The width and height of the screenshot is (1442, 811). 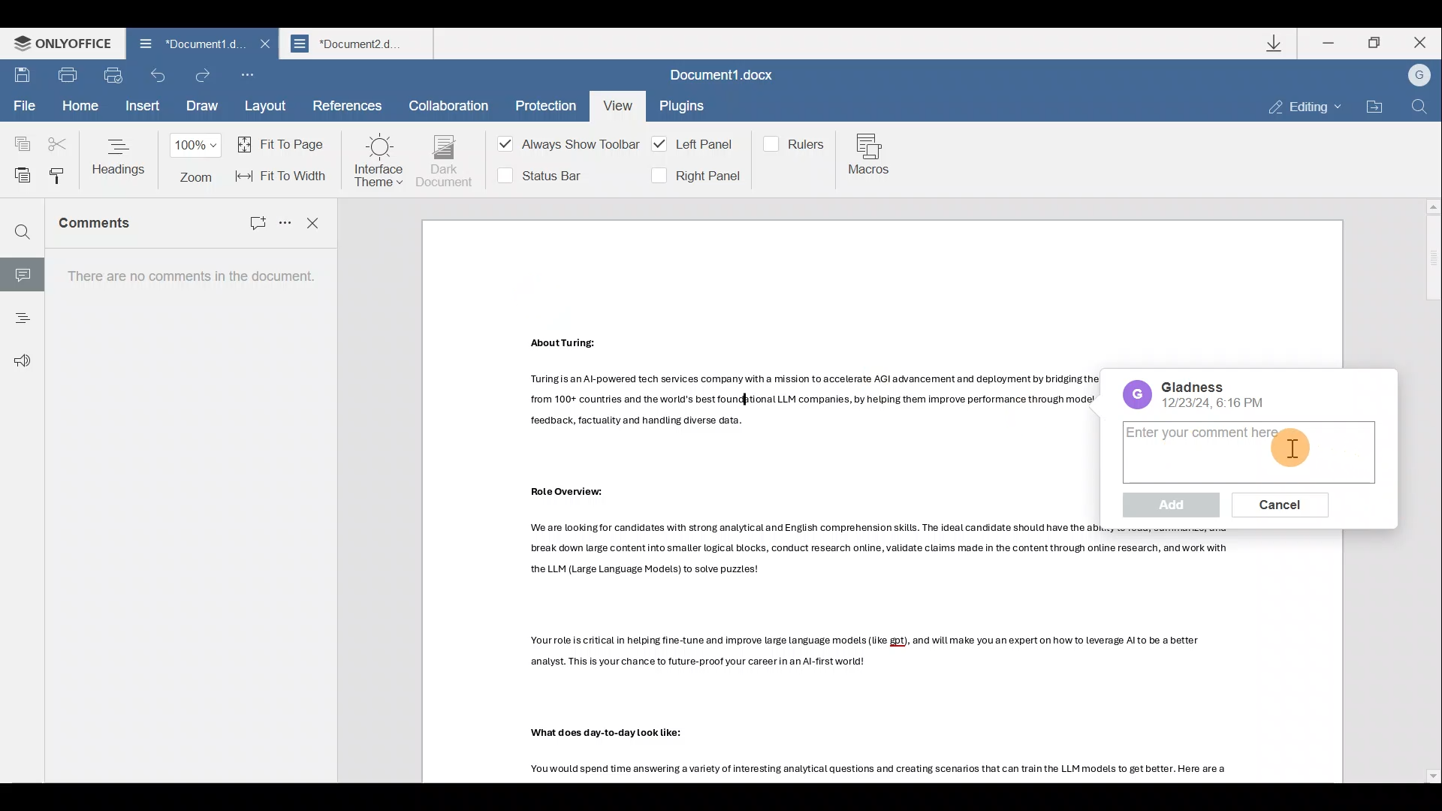 What do you see at coordinates (360, 46) in the screenshot?
I see `Document2.d..` at bounding box center [360, 46].